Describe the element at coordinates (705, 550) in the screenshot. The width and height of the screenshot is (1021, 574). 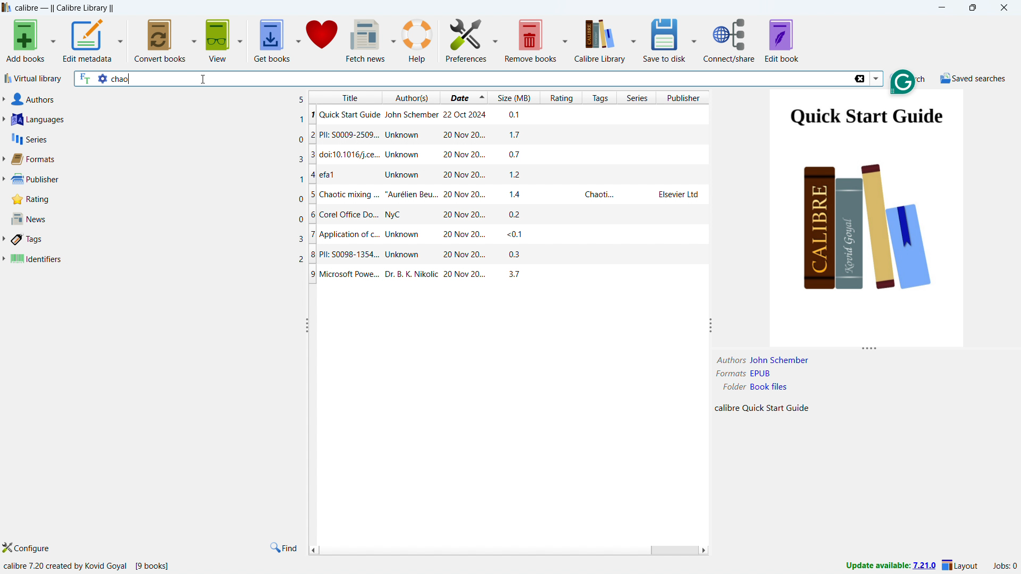
I see `scroll right` at that location.